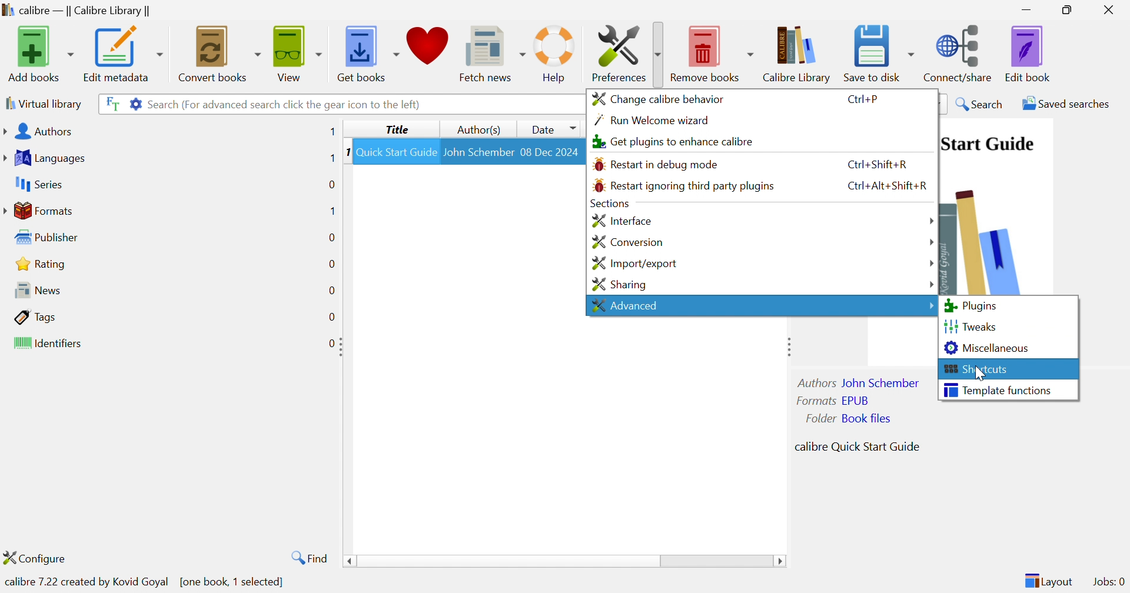 Image resolution: width=1130 pixels, height=593 pixels. What do you see at coordinates (987, 347) in the screenshot?
I see `Miscellaneous` at bounding box center [987, 347].